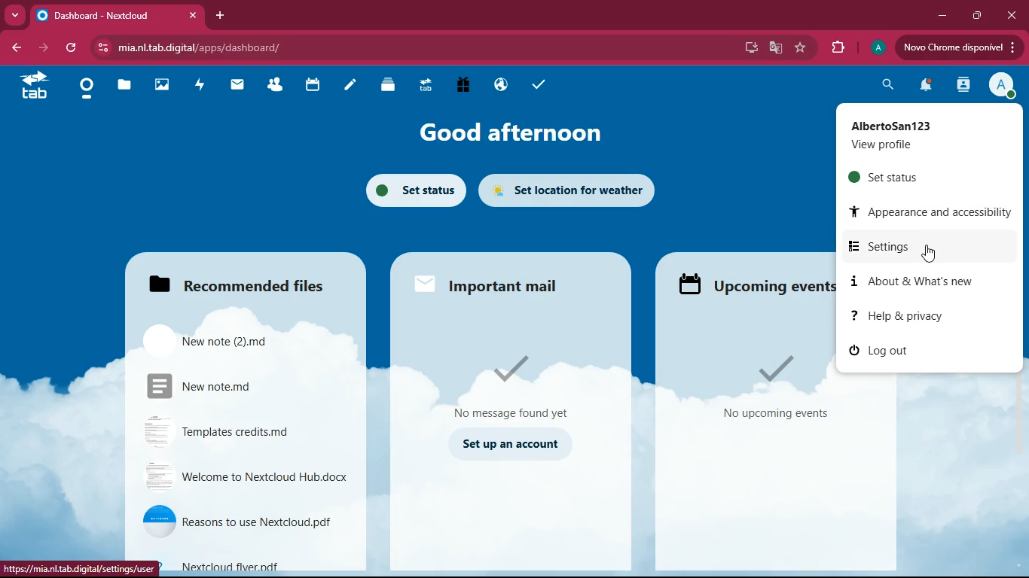 The width and height of the screenshot is (1029, 578). What do you see at coordinates (256, 47) in the screenshot?
I see `url` at bounding box center [256, 47].